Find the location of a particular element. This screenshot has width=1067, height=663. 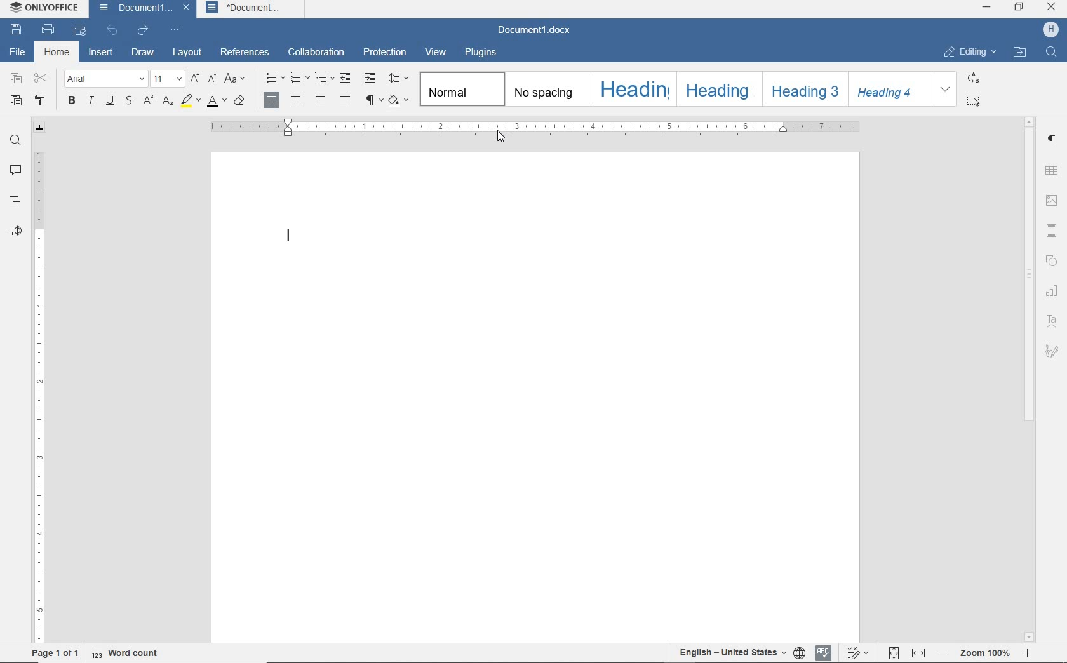

FONT COLOR is located at coordinates (216, 102).